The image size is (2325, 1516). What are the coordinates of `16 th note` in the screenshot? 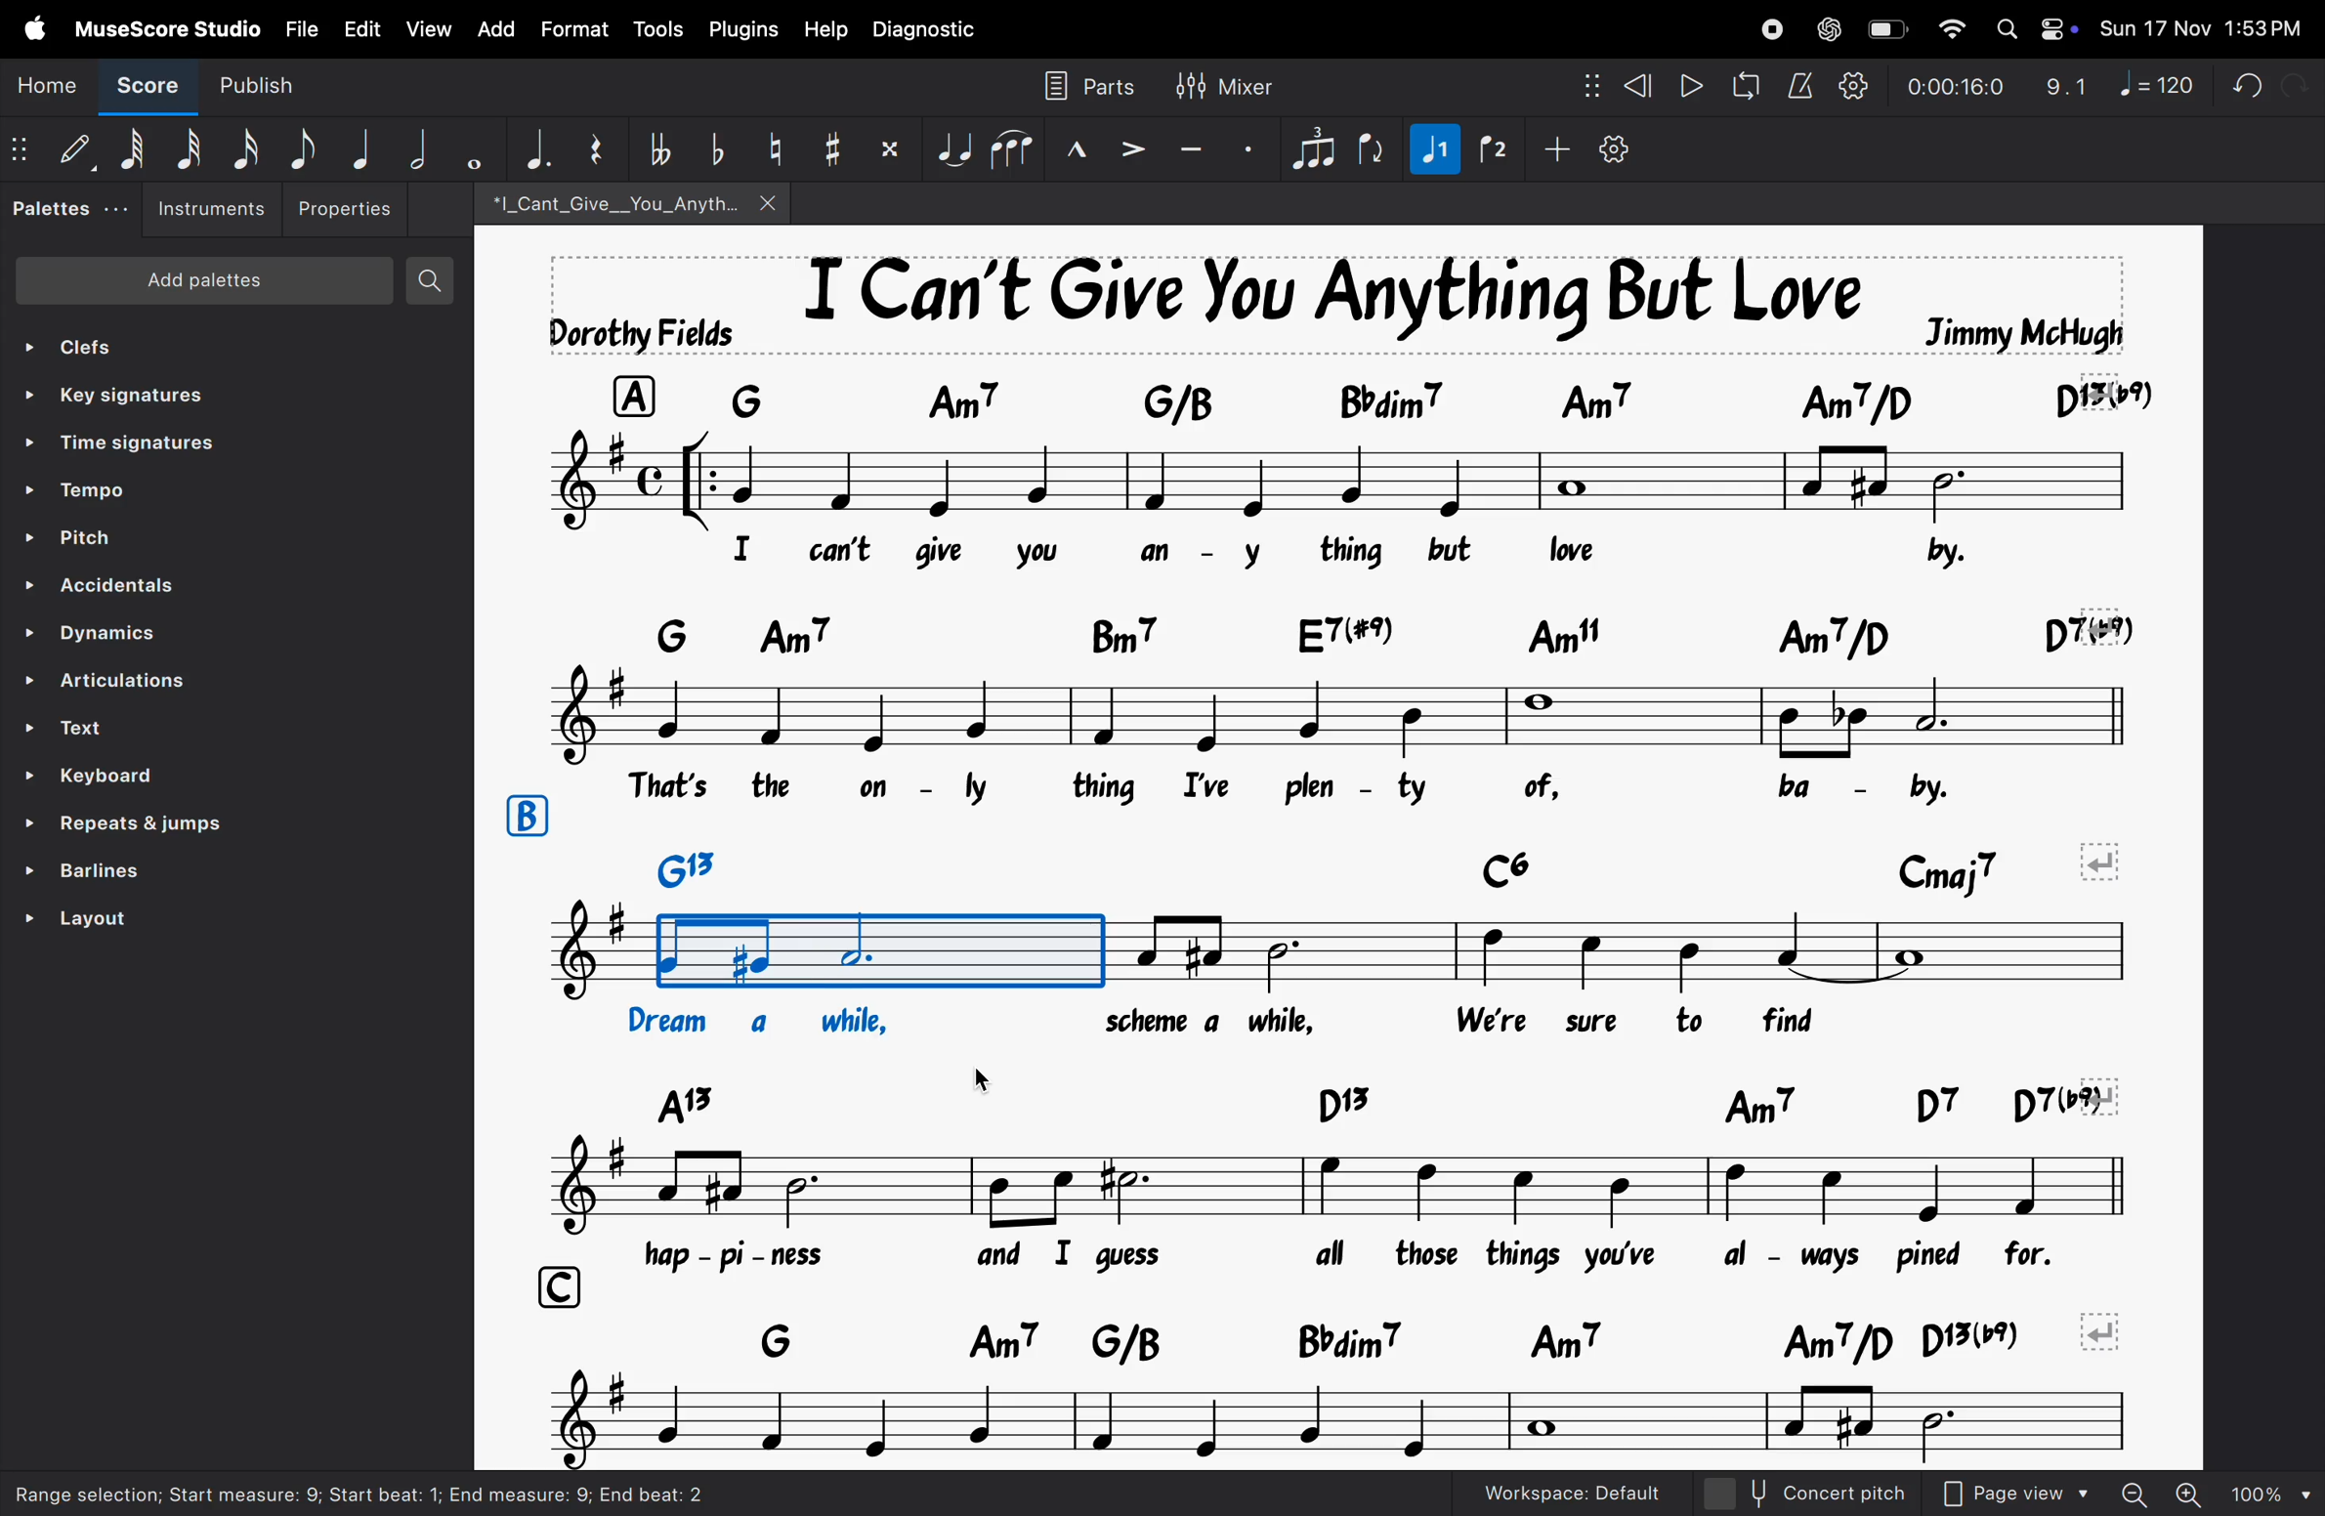 It's located at (246, 150).